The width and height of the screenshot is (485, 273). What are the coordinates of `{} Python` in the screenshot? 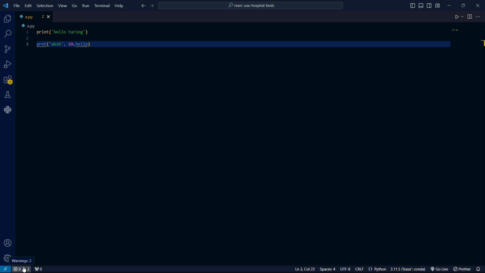 It's located at (378, 269).